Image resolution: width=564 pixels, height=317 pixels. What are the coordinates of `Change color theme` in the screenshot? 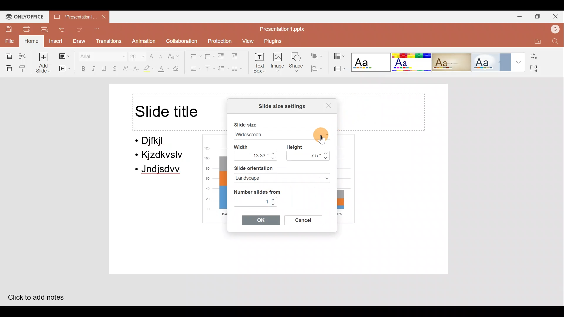 It's located at (340, 54).